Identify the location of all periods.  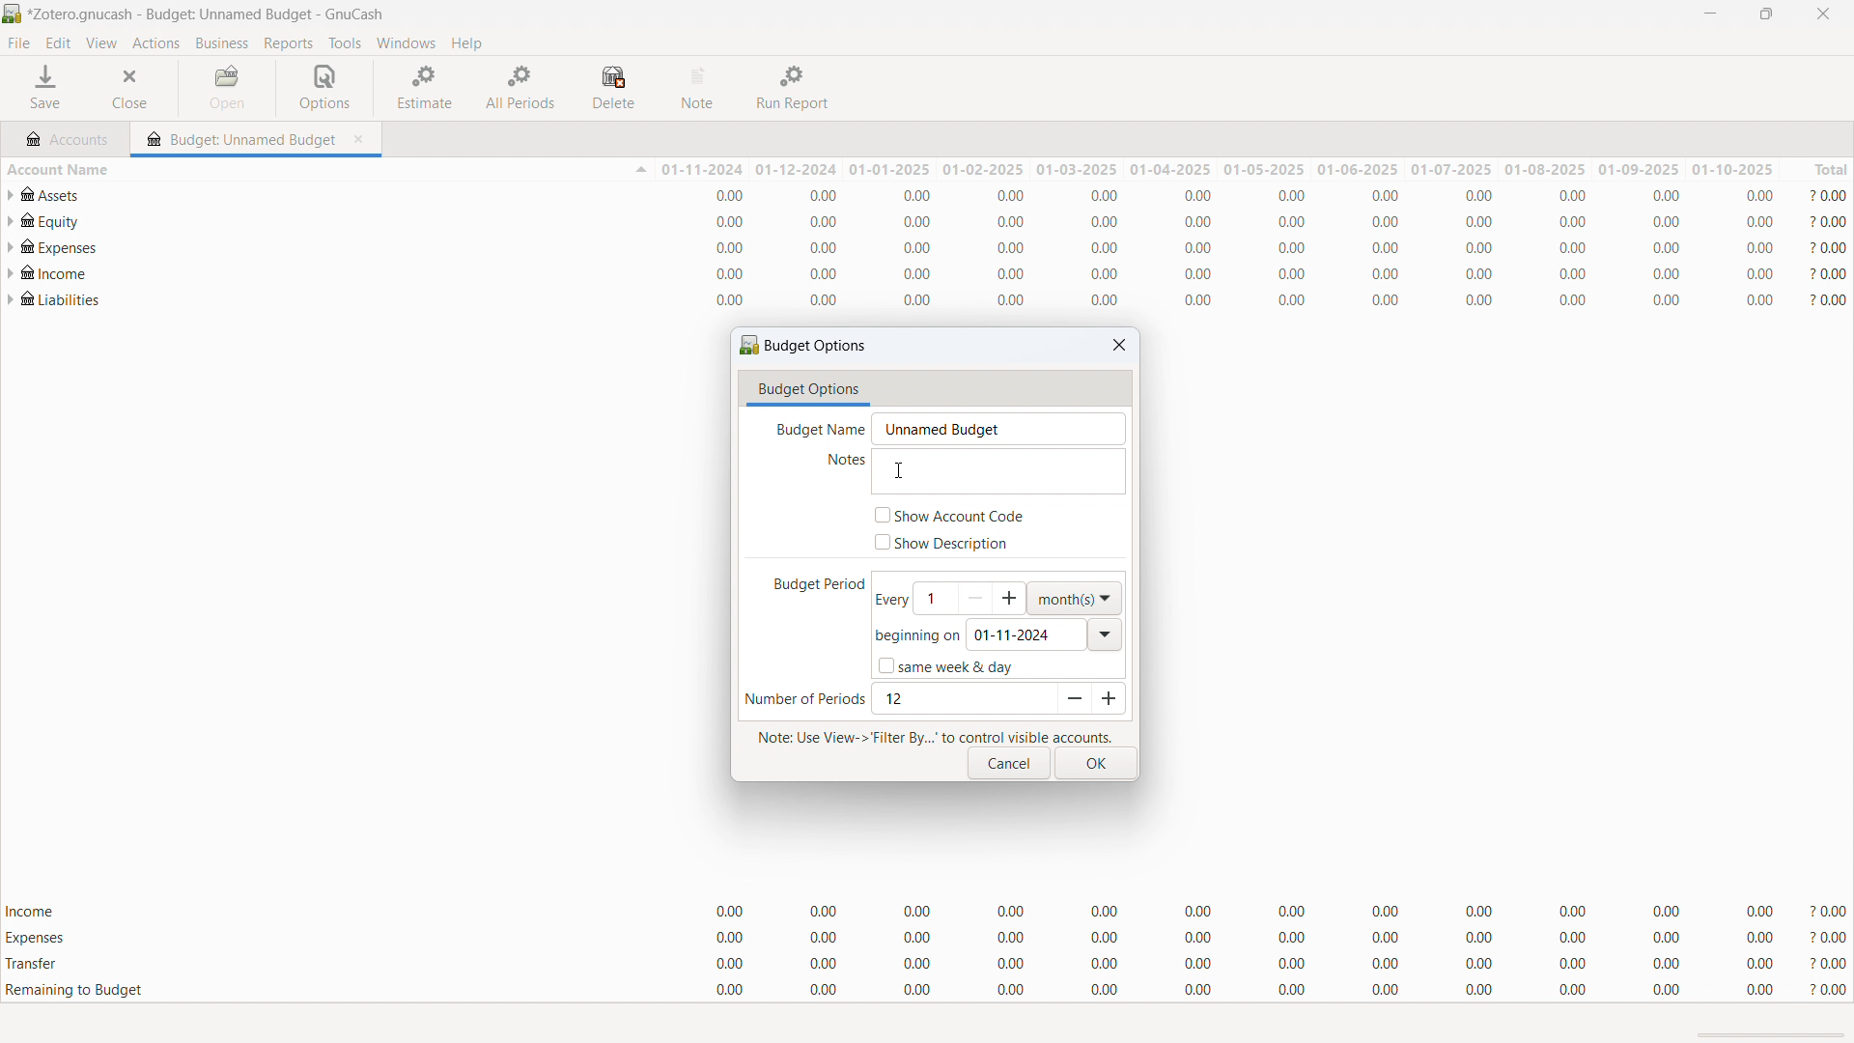
(521, 87).